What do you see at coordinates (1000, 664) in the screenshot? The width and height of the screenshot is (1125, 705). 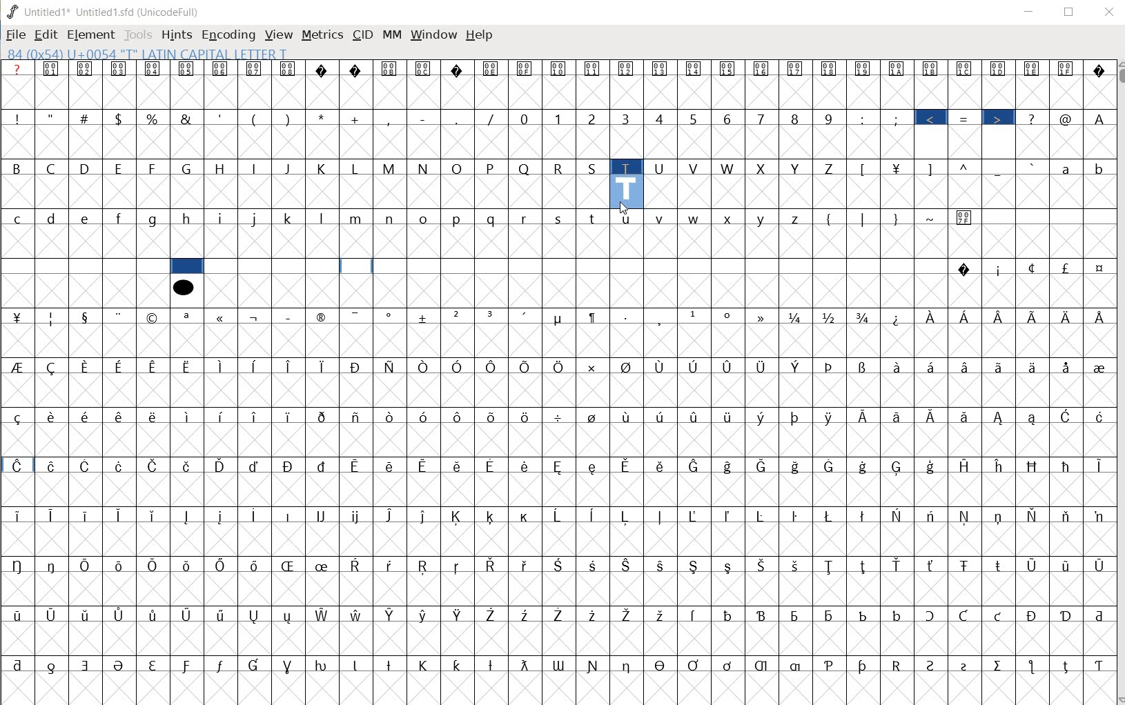 I see `Symbol` at bounding box center [1000, 664].